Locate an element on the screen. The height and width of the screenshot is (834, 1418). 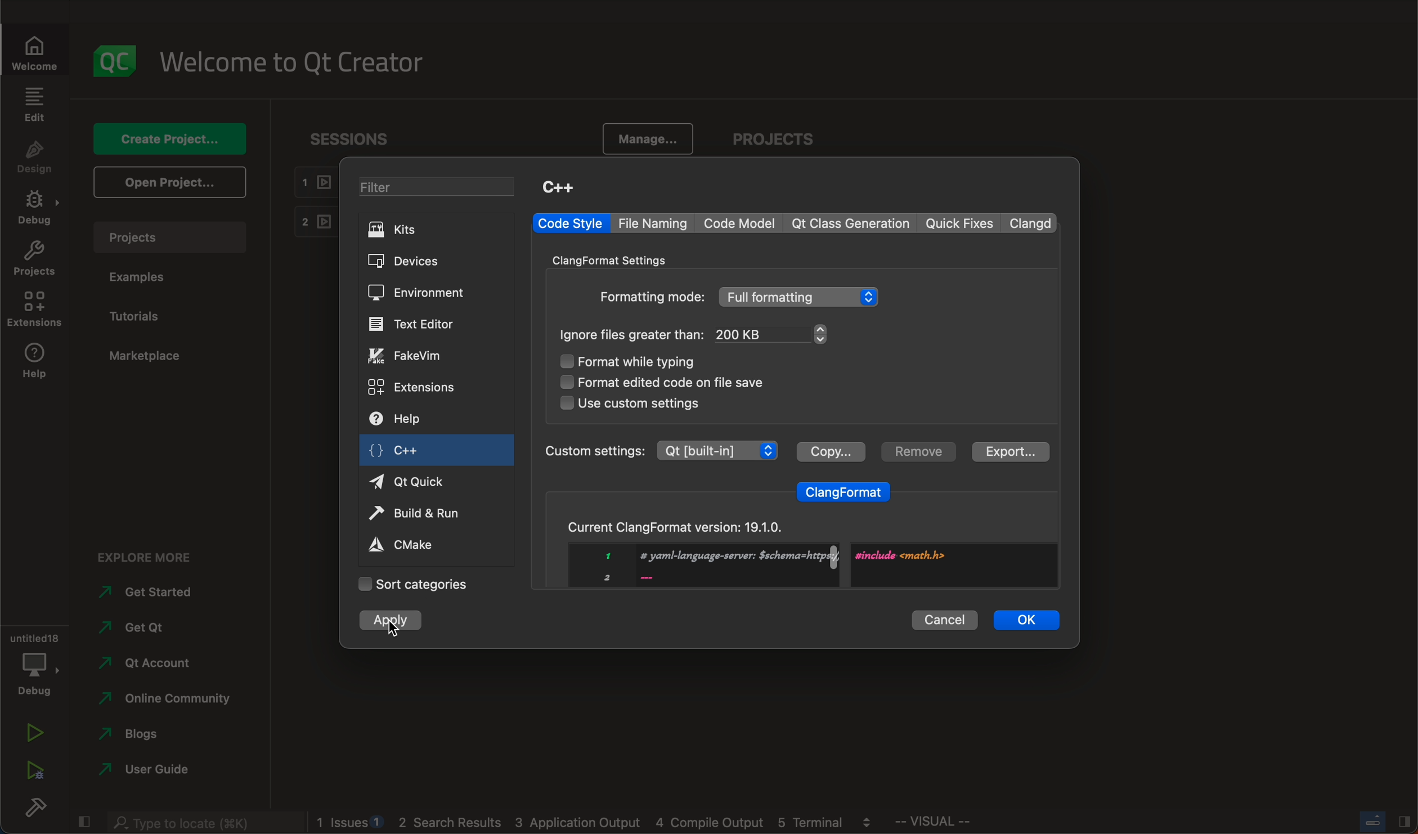
qt is located at coordinates (420, 481).